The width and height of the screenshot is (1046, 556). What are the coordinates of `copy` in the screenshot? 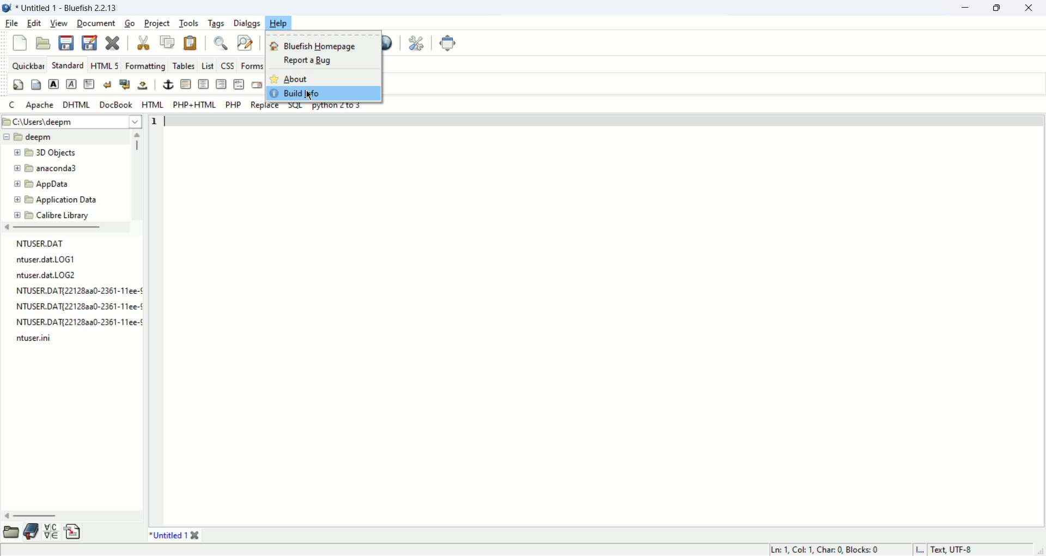 It's located at (167, 43).